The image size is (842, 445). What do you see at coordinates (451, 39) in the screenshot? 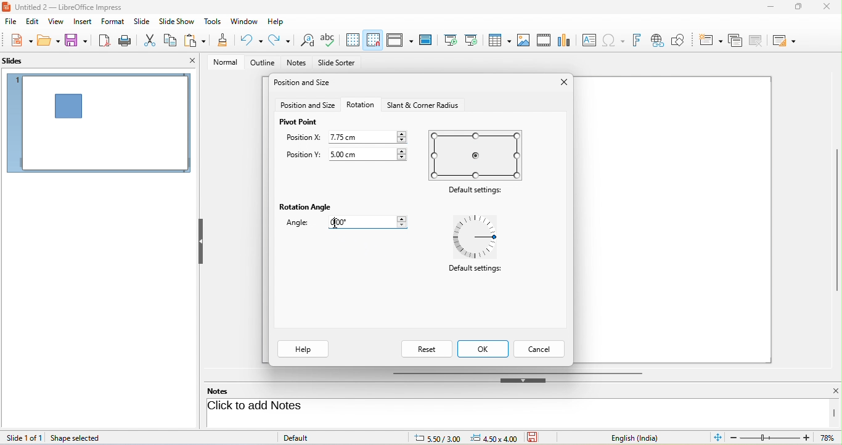
I see `start from first slide ` at bounding box center [451, 39].